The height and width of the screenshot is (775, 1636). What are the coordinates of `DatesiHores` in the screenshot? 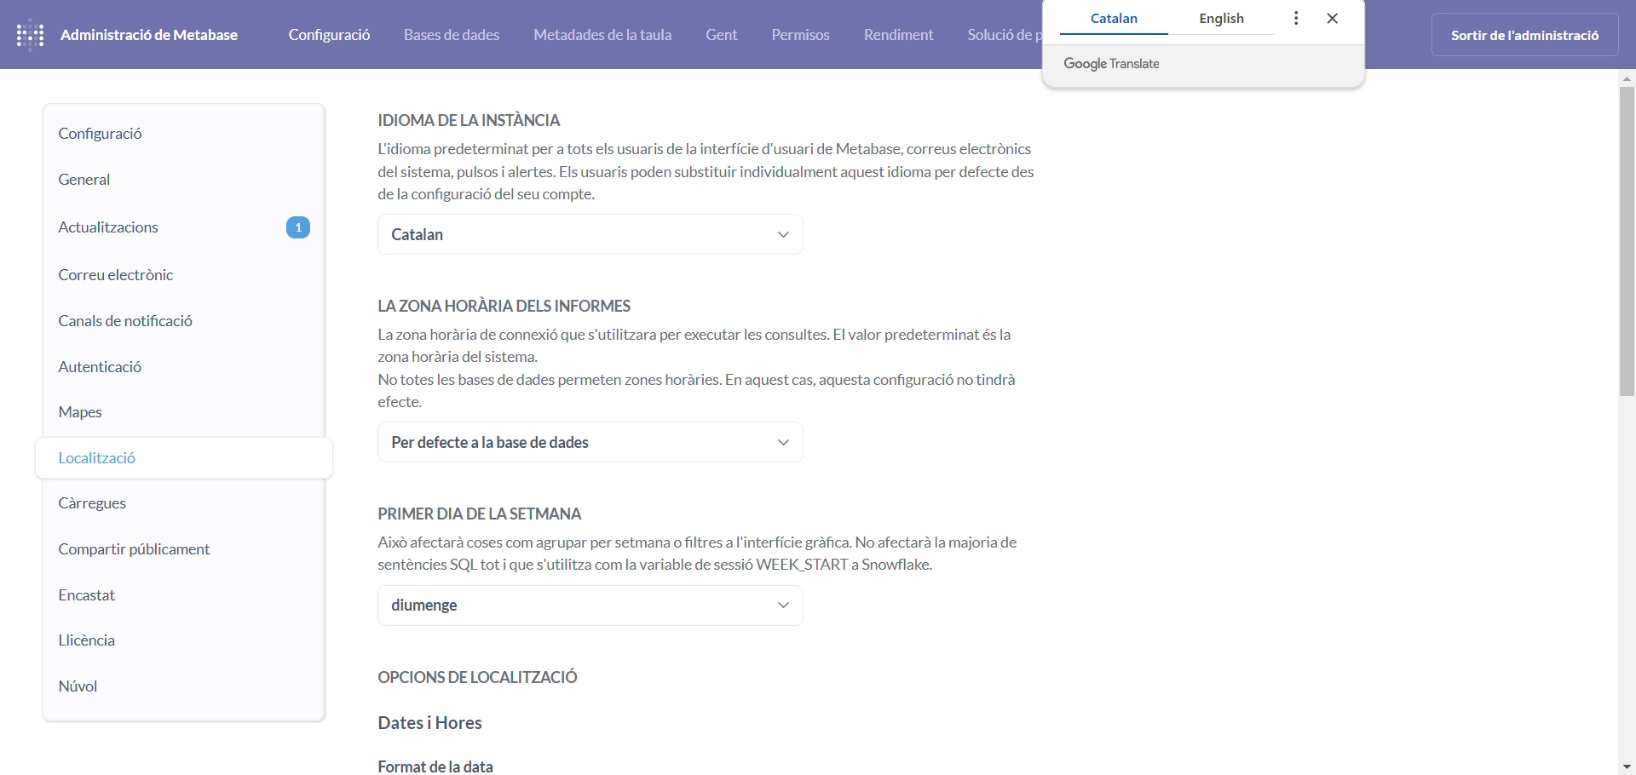 It's located at (433, 726).